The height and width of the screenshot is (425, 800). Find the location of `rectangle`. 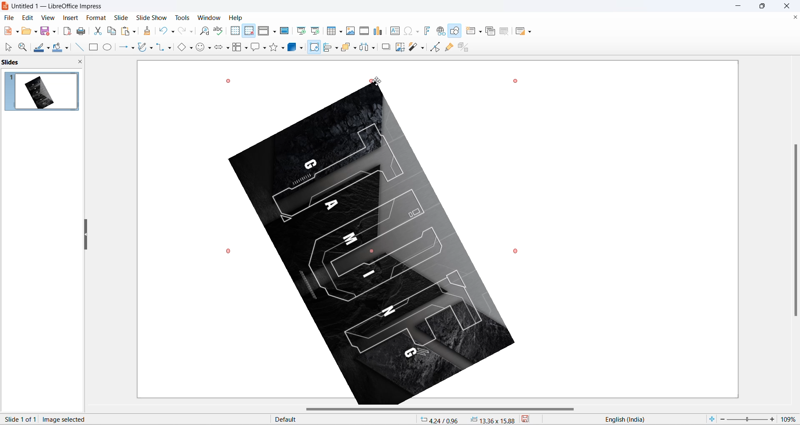

rectangle is located at coordinates (93, 48).